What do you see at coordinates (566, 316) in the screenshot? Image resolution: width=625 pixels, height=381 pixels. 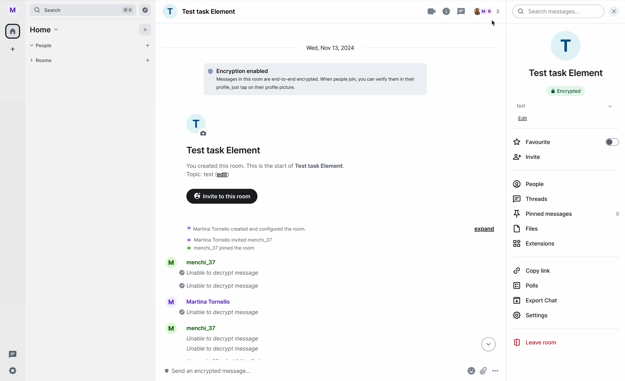 I see `click on settings` at bounding box center [566, 316].